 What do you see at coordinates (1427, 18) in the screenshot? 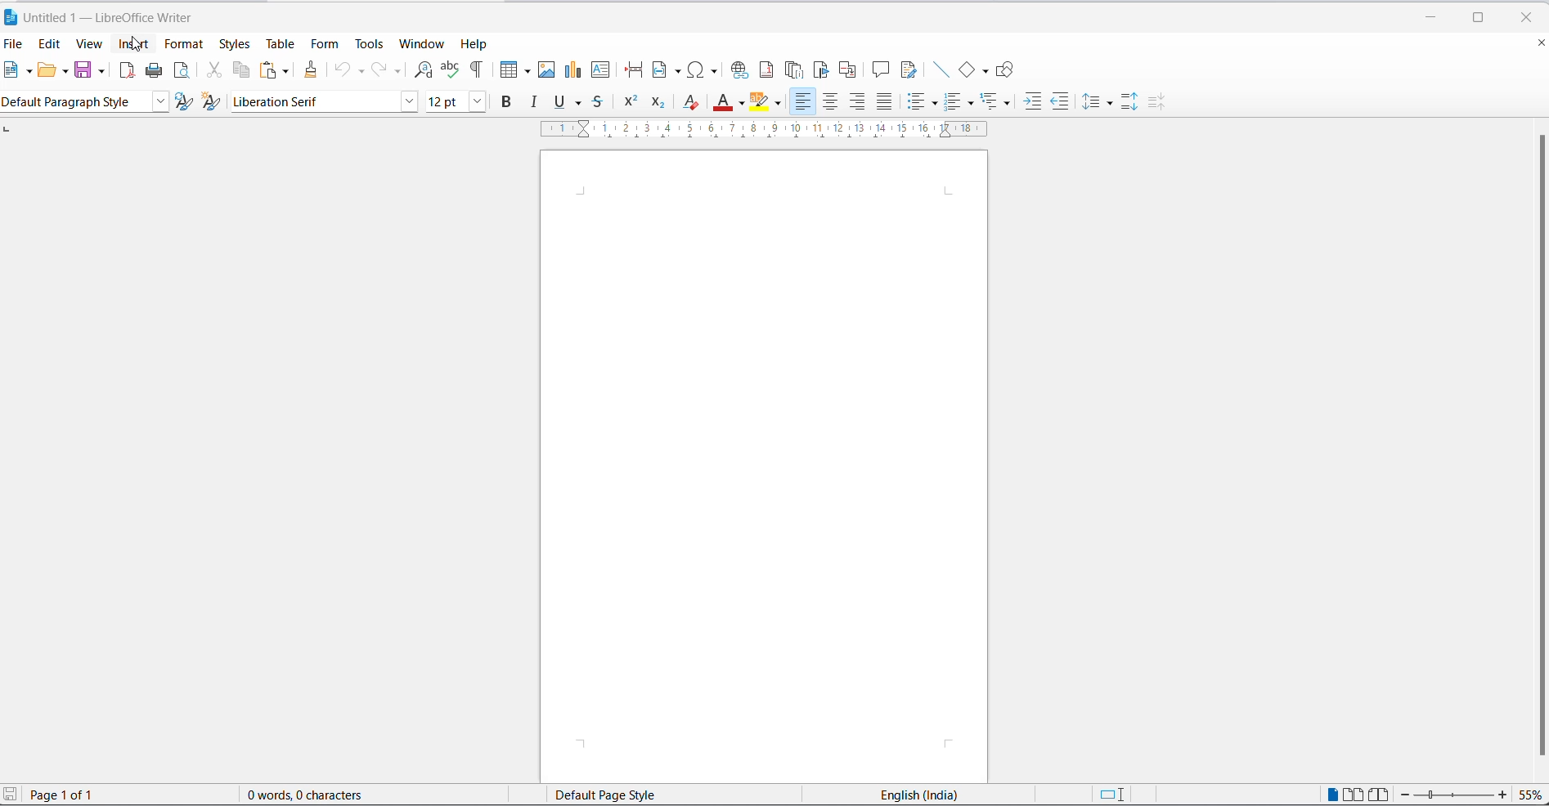
I see `minimize` at bounding box center [1427, 18].